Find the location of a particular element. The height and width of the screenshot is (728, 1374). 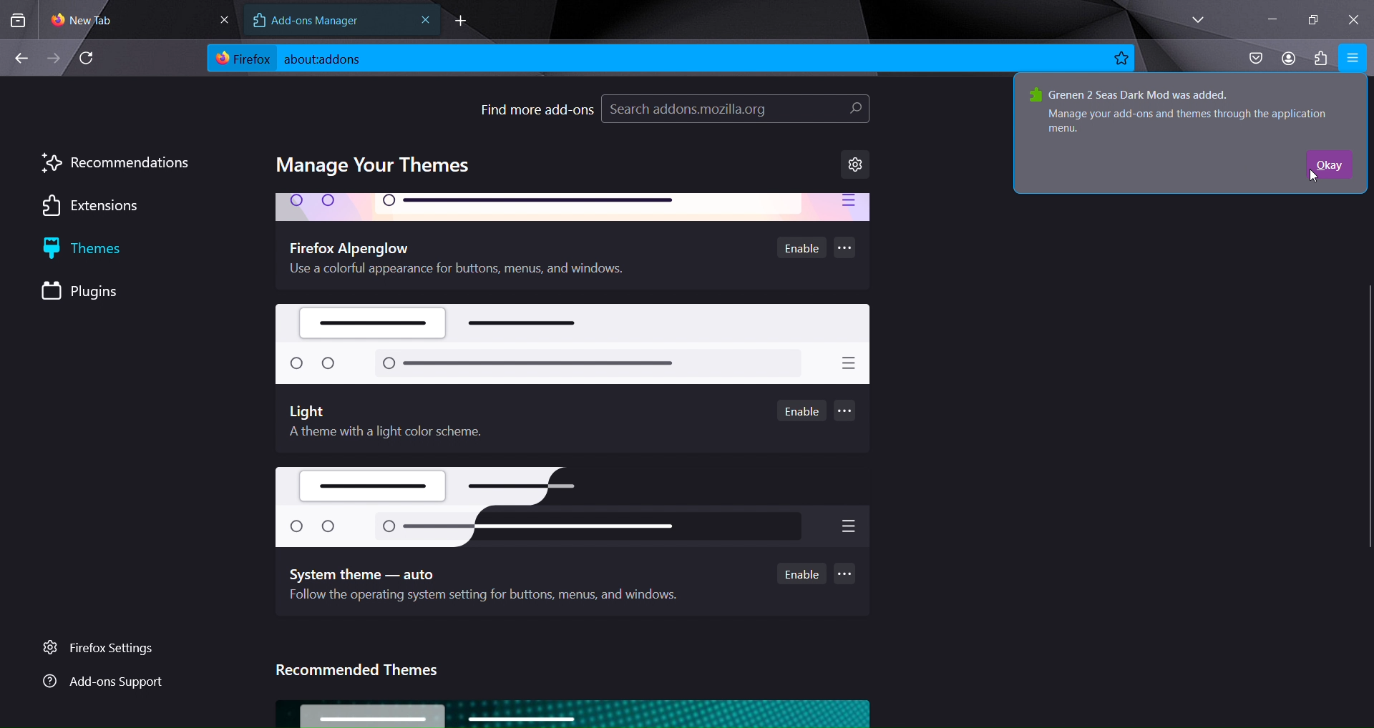

... is located at coordinates (847, 574).